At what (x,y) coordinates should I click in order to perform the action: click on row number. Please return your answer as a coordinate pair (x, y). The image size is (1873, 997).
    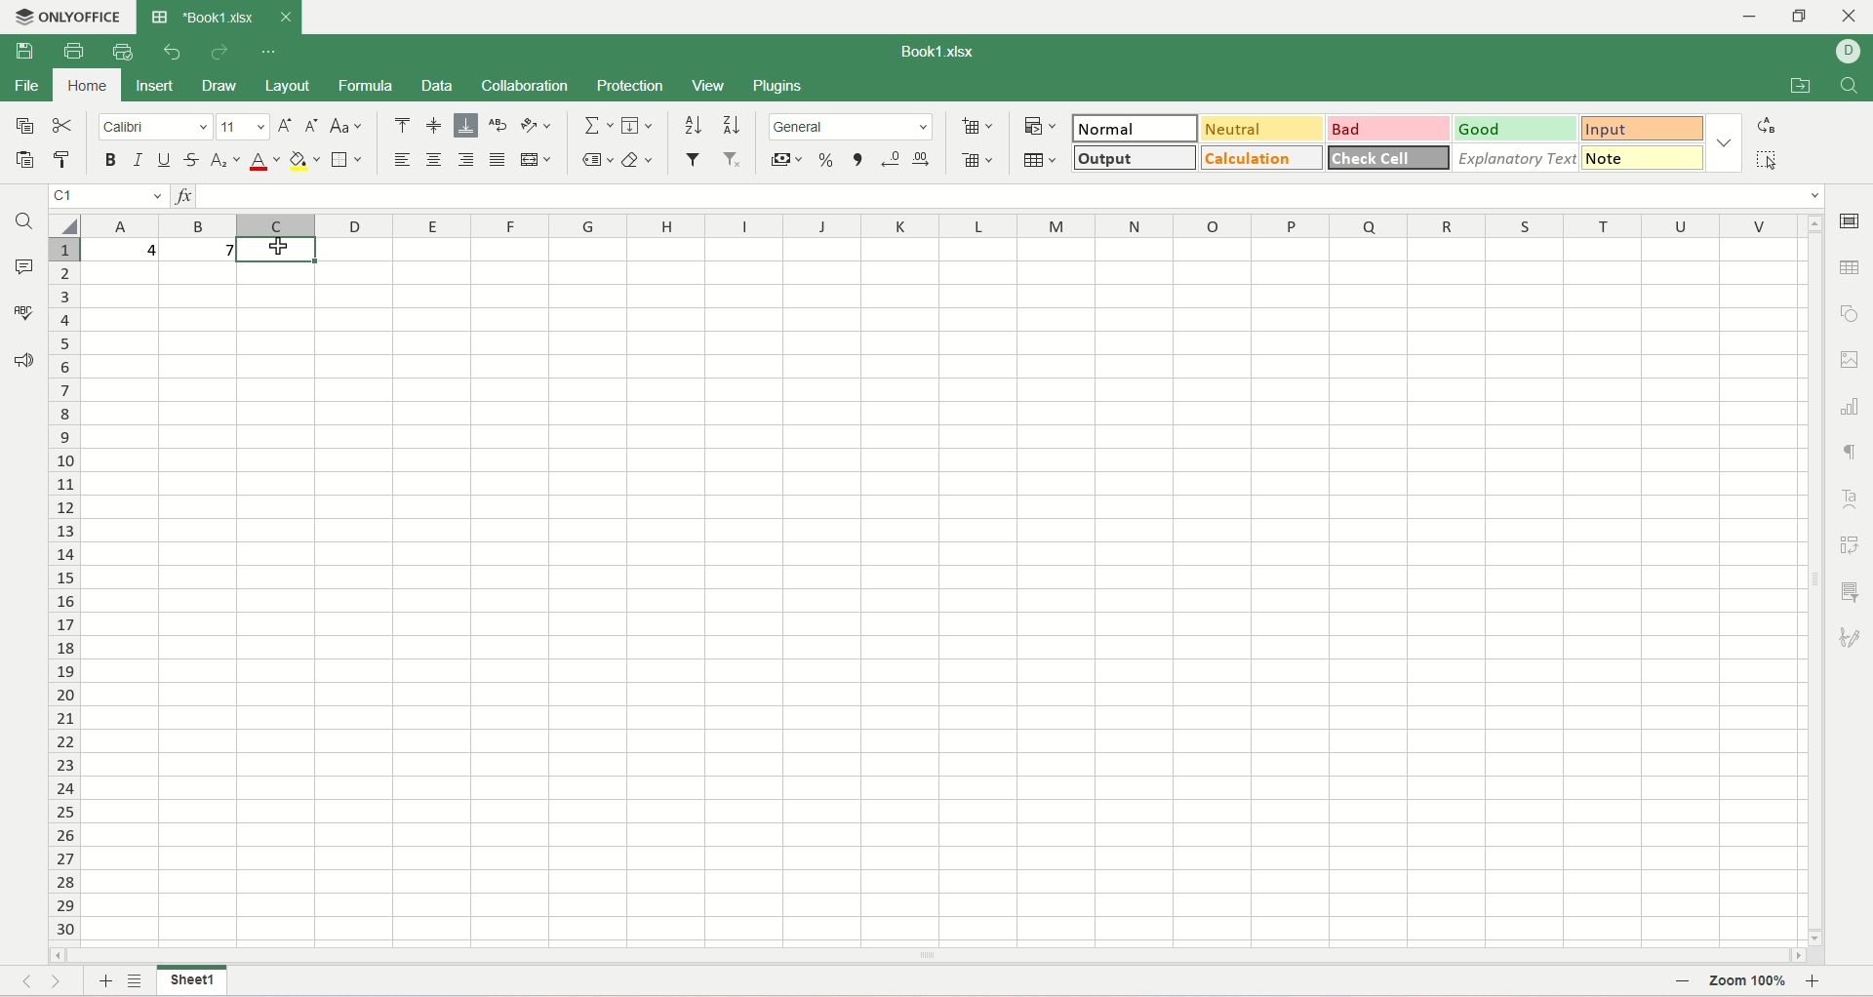
    Looking at the image, I should click on (66, 584).